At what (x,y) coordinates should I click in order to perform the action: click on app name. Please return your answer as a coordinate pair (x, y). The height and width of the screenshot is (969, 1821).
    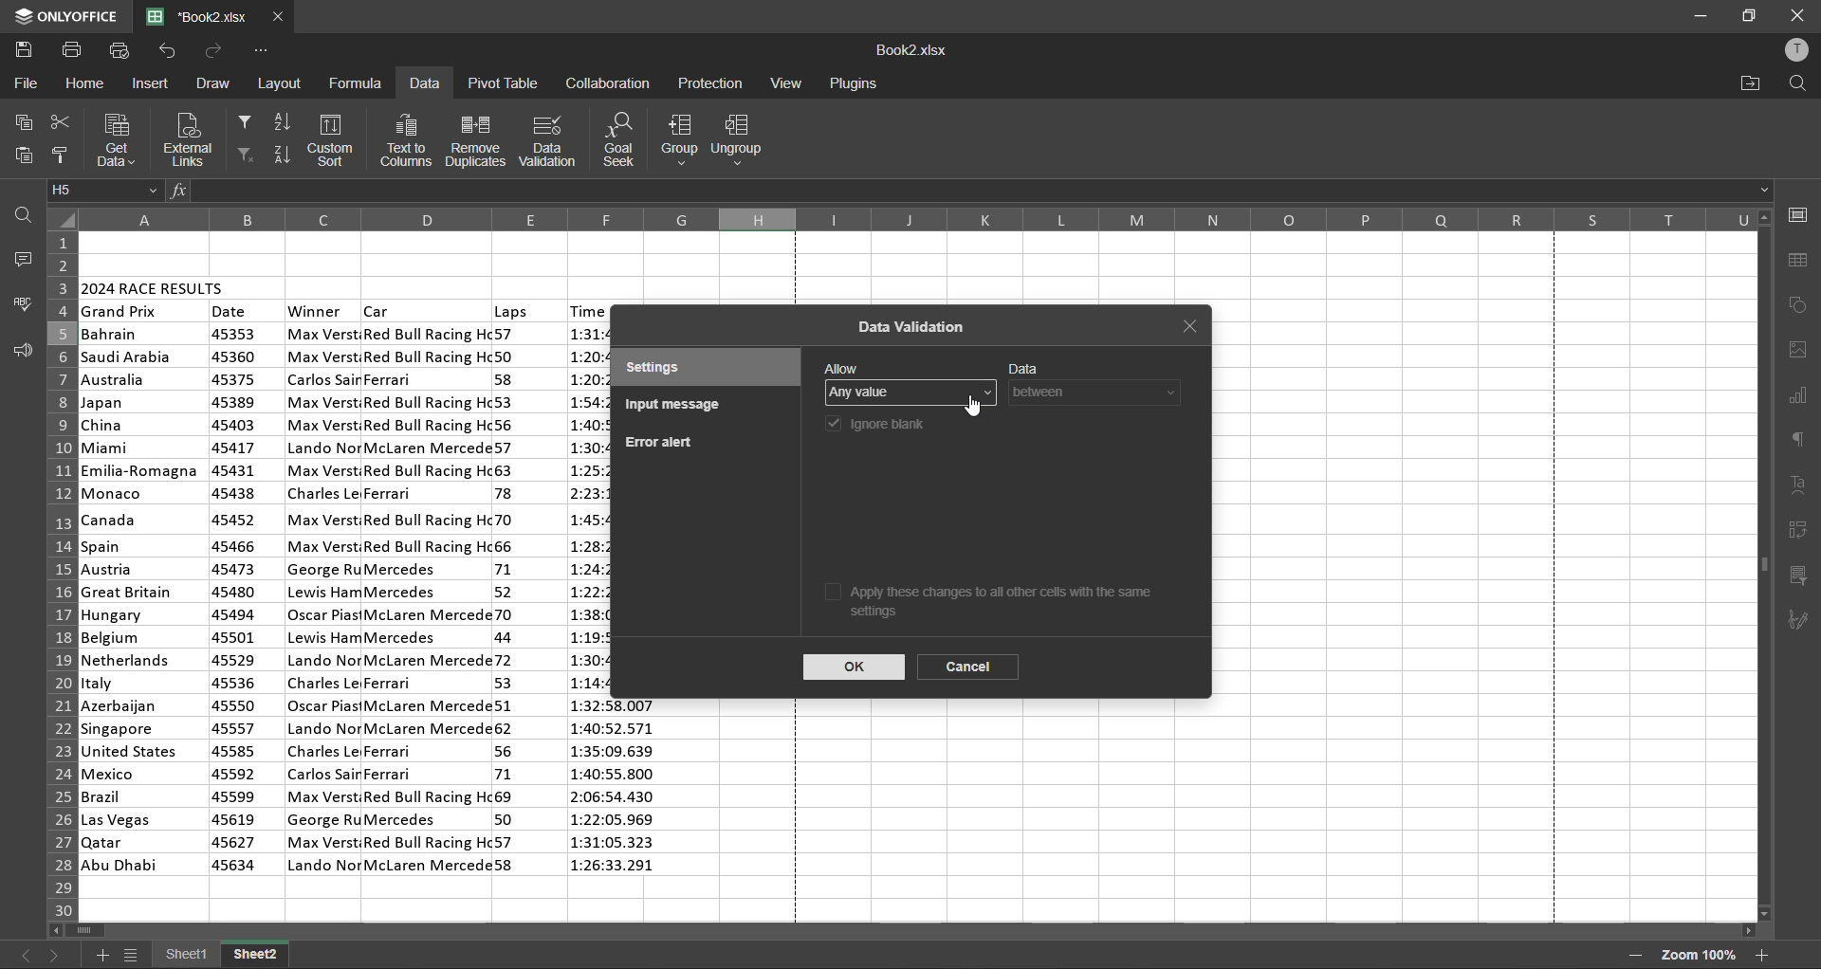
    Looking at the image, I should click on (64, 16).